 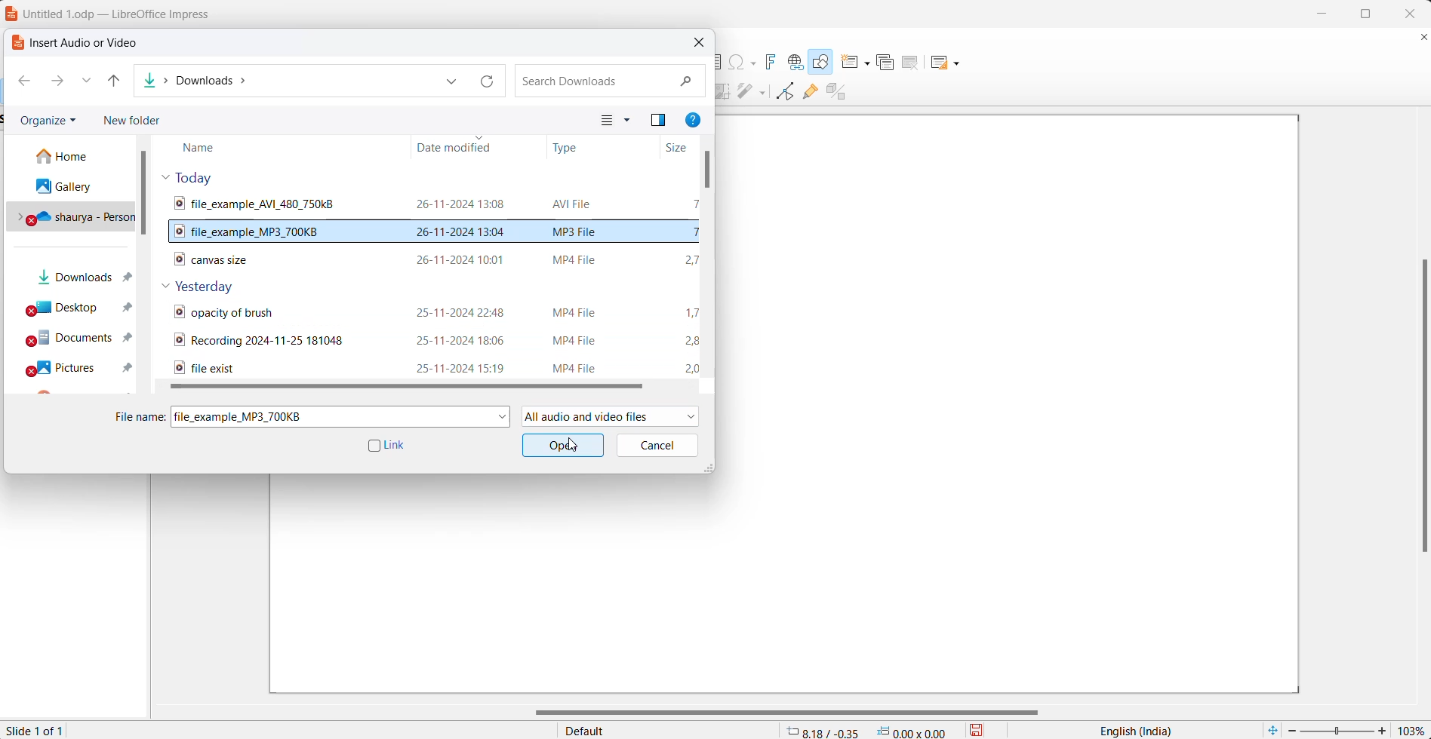 What do you see at coordinates (823, 62) in the screenshot?
I see `show draw functions` at bounding box center [823, 62].